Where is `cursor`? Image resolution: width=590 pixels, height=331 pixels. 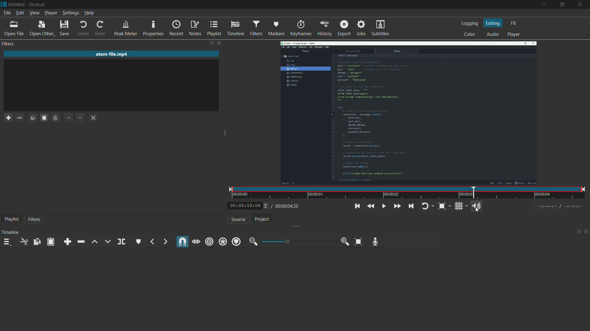
cursor is located at coordinates (478, 211).